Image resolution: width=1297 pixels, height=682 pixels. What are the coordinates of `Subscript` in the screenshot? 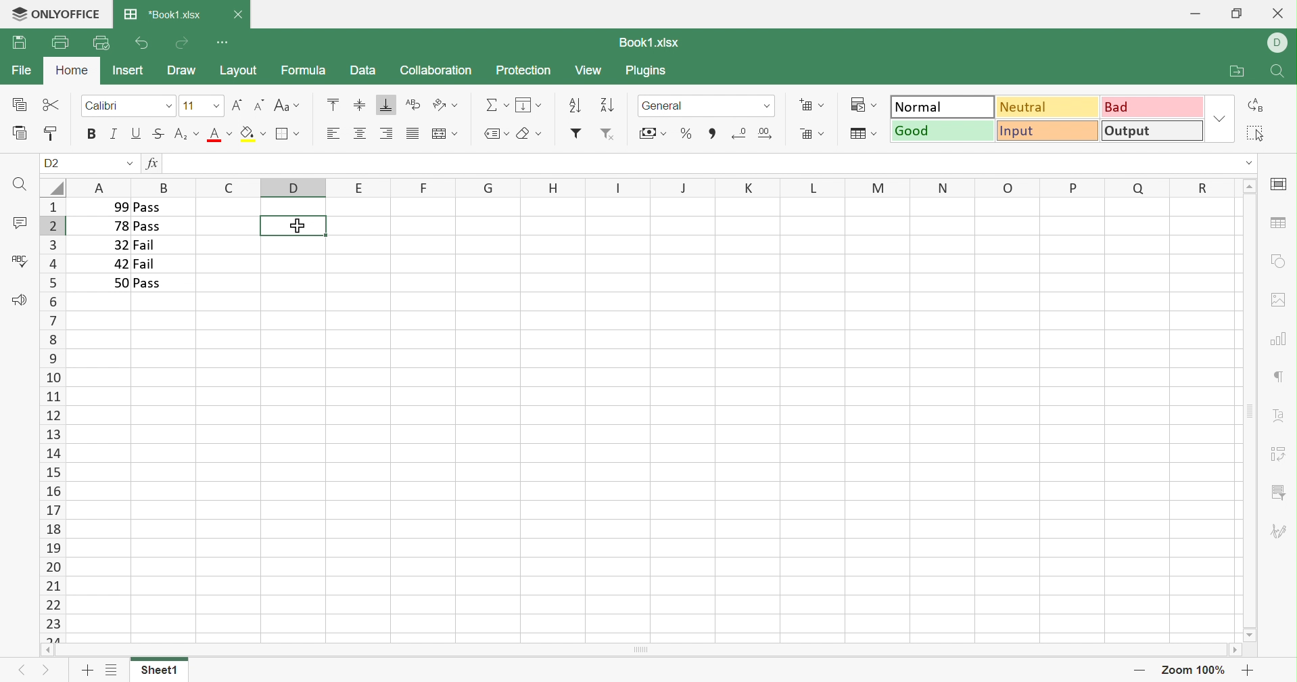 It's located at (186, 136).